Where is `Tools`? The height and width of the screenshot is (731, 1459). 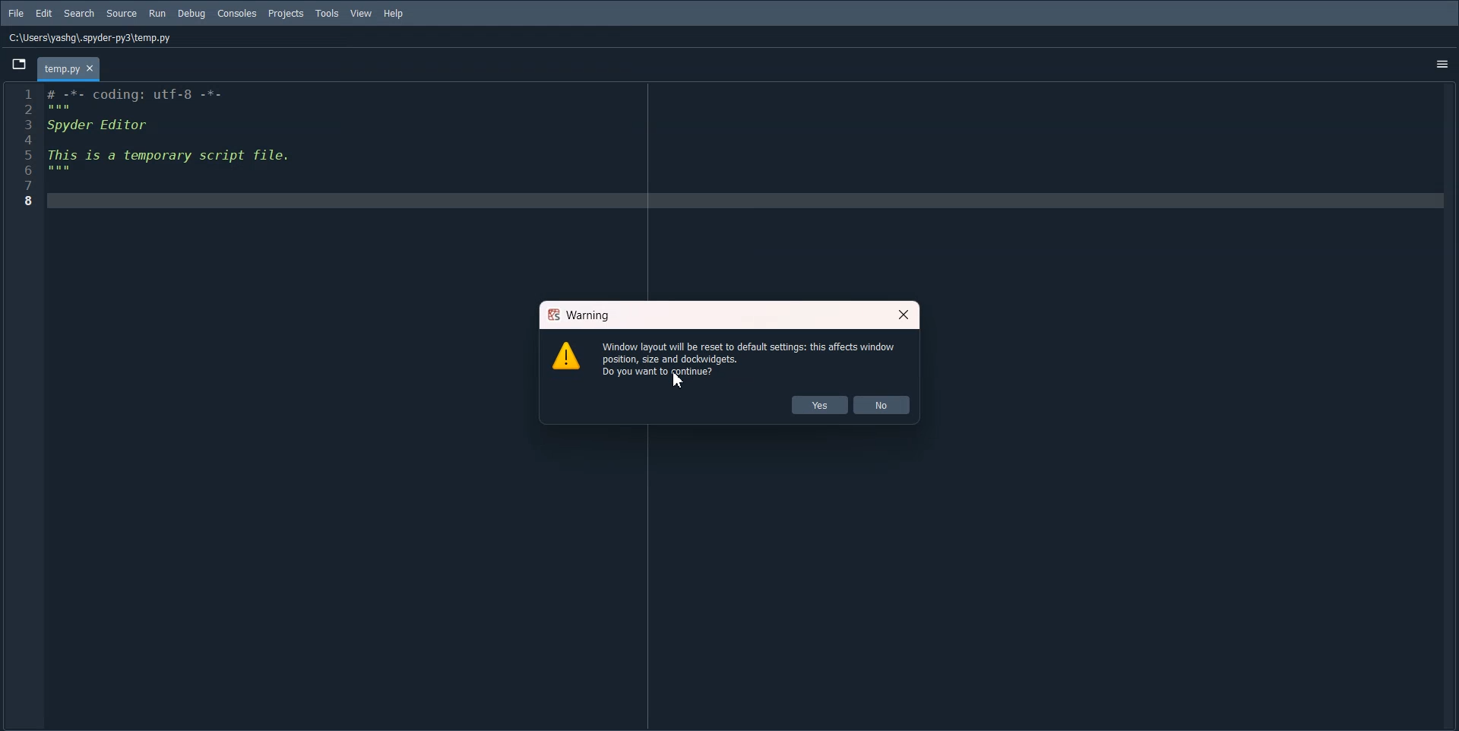 Tools is located at coordinates (327, 14).